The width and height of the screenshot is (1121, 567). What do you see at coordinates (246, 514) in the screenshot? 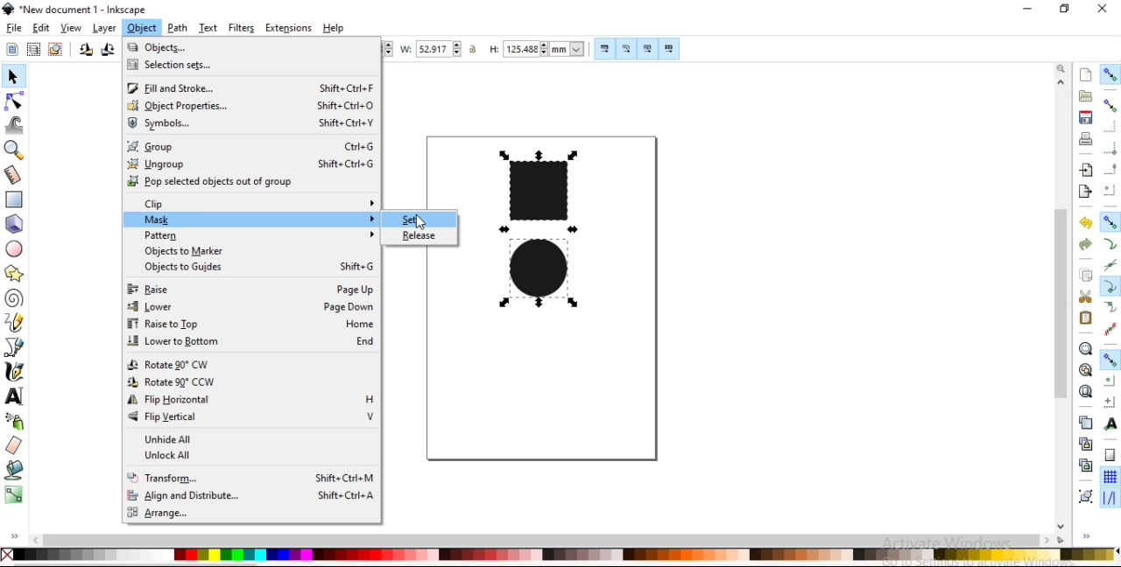
I see `range` at bounding box center [246, 514].